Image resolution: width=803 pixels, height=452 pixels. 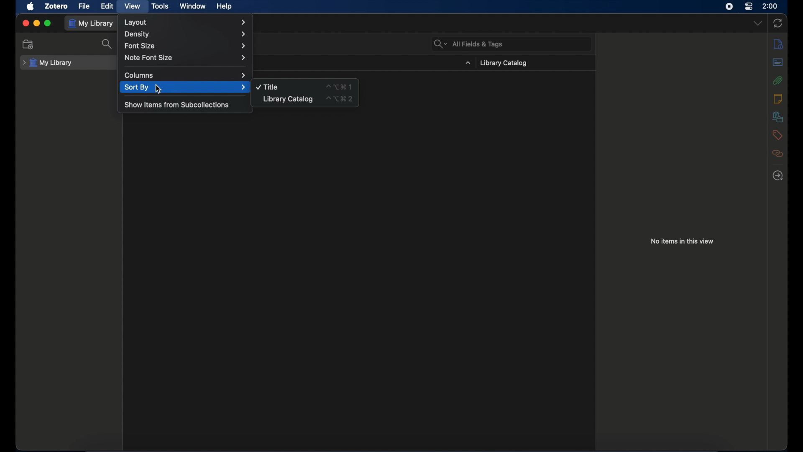 I want to click on help, so click(x=225, y=7).